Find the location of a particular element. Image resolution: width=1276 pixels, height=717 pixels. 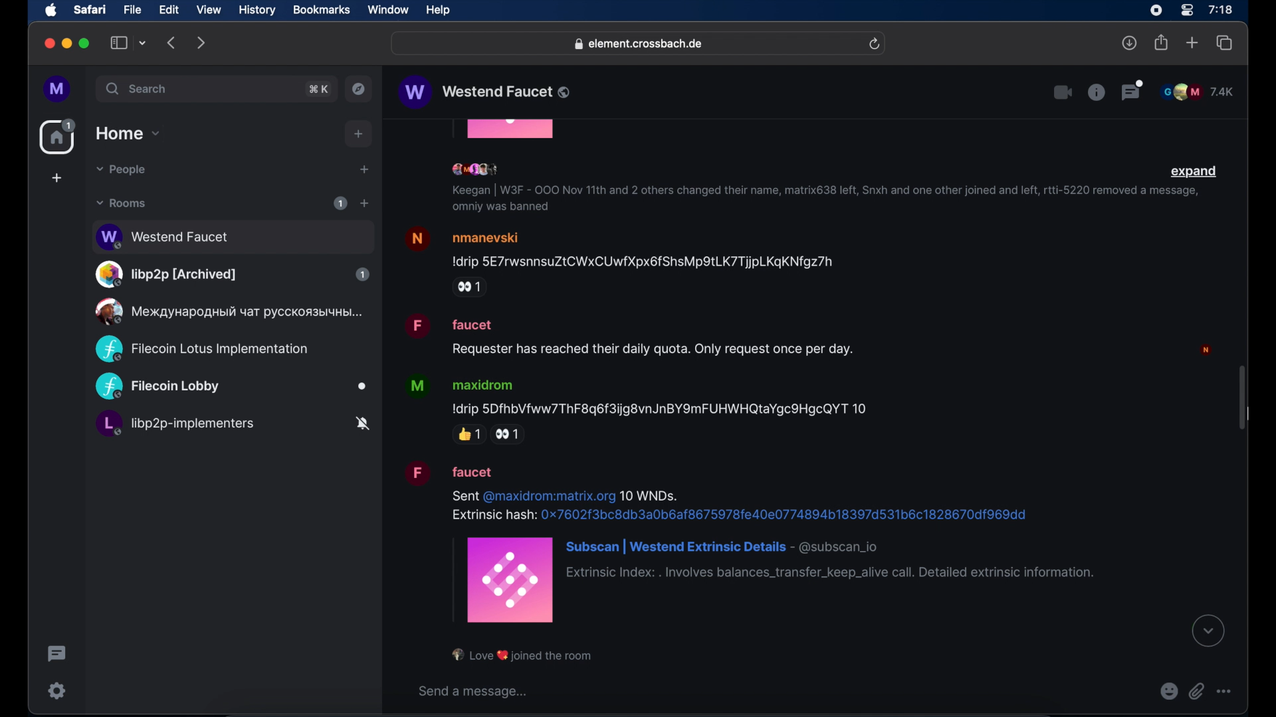

refresh is located at coordinates (874, 44).